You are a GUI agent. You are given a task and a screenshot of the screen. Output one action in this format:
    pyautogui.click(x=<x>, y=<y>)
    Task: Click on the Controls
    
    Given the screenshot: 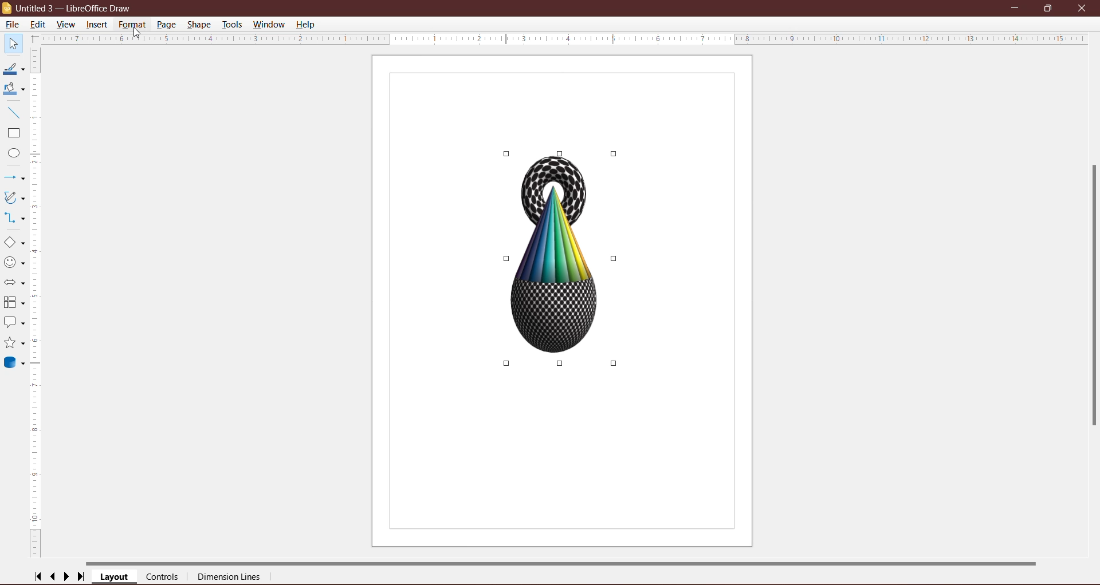 What is the action you would take?
    pyautogui.click(x=162, y=577)
    